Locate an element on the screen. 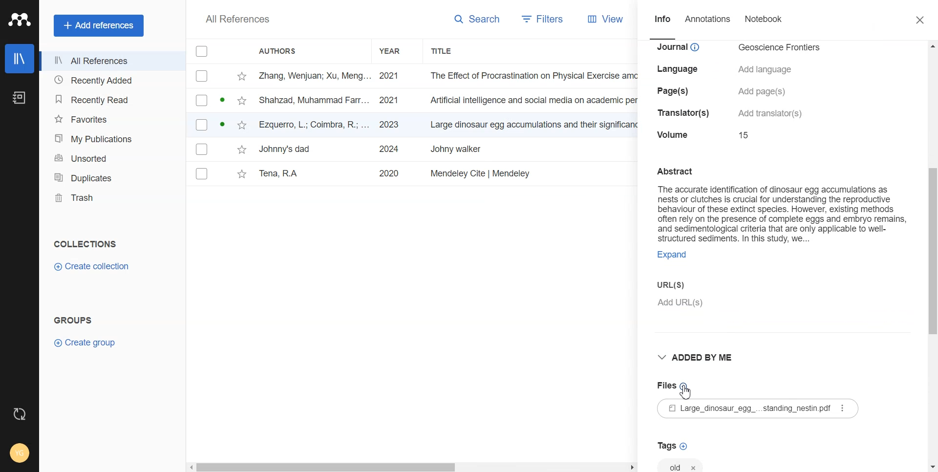  File is located at coordinates (451, 100).